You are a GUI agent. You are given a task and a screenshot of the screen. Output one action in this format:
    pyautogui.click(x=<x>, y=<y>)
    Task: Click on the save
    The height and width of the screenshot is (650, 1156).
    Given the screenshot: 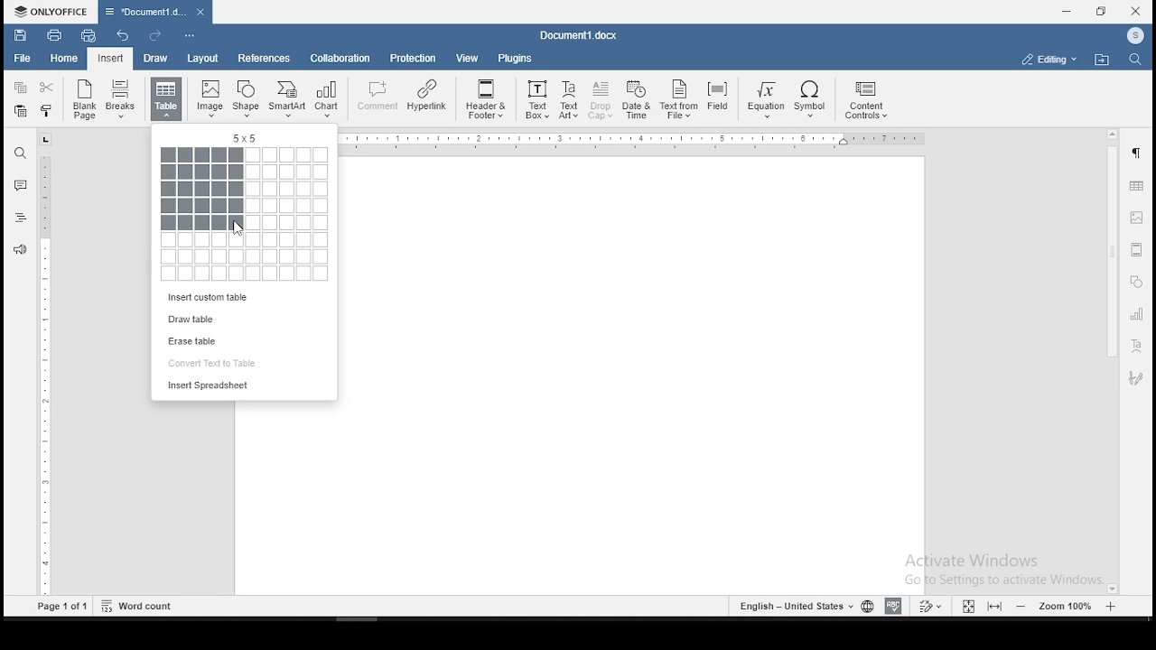 What is the action you would take?
    pyautogui.click(x=19, y=33)
    